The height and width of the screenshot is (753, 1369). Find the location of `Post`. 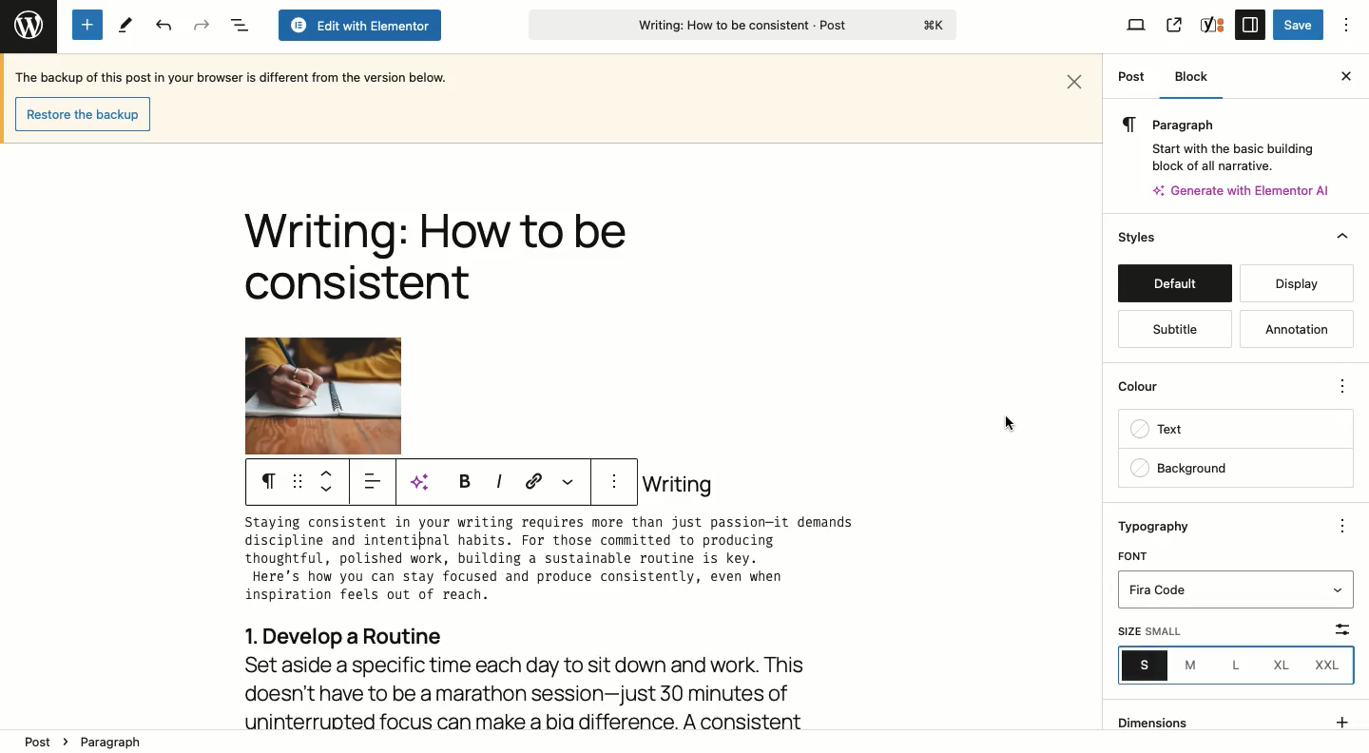

Post is located at coordinates (35, 742).